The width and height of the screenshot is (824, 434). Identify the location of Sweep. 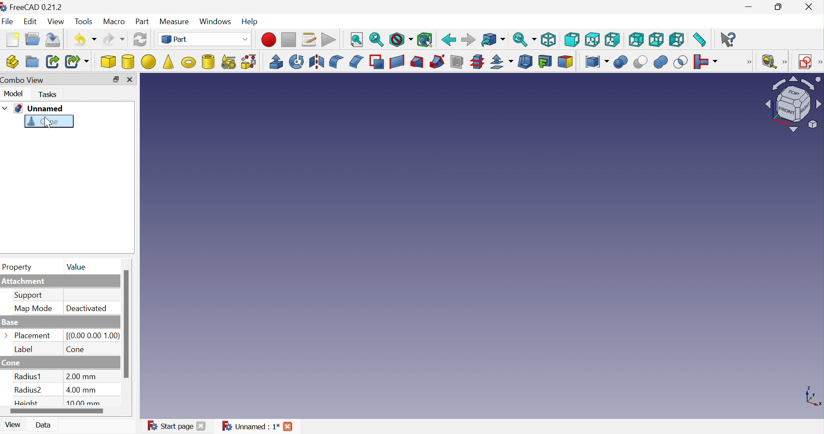
(436, 63).